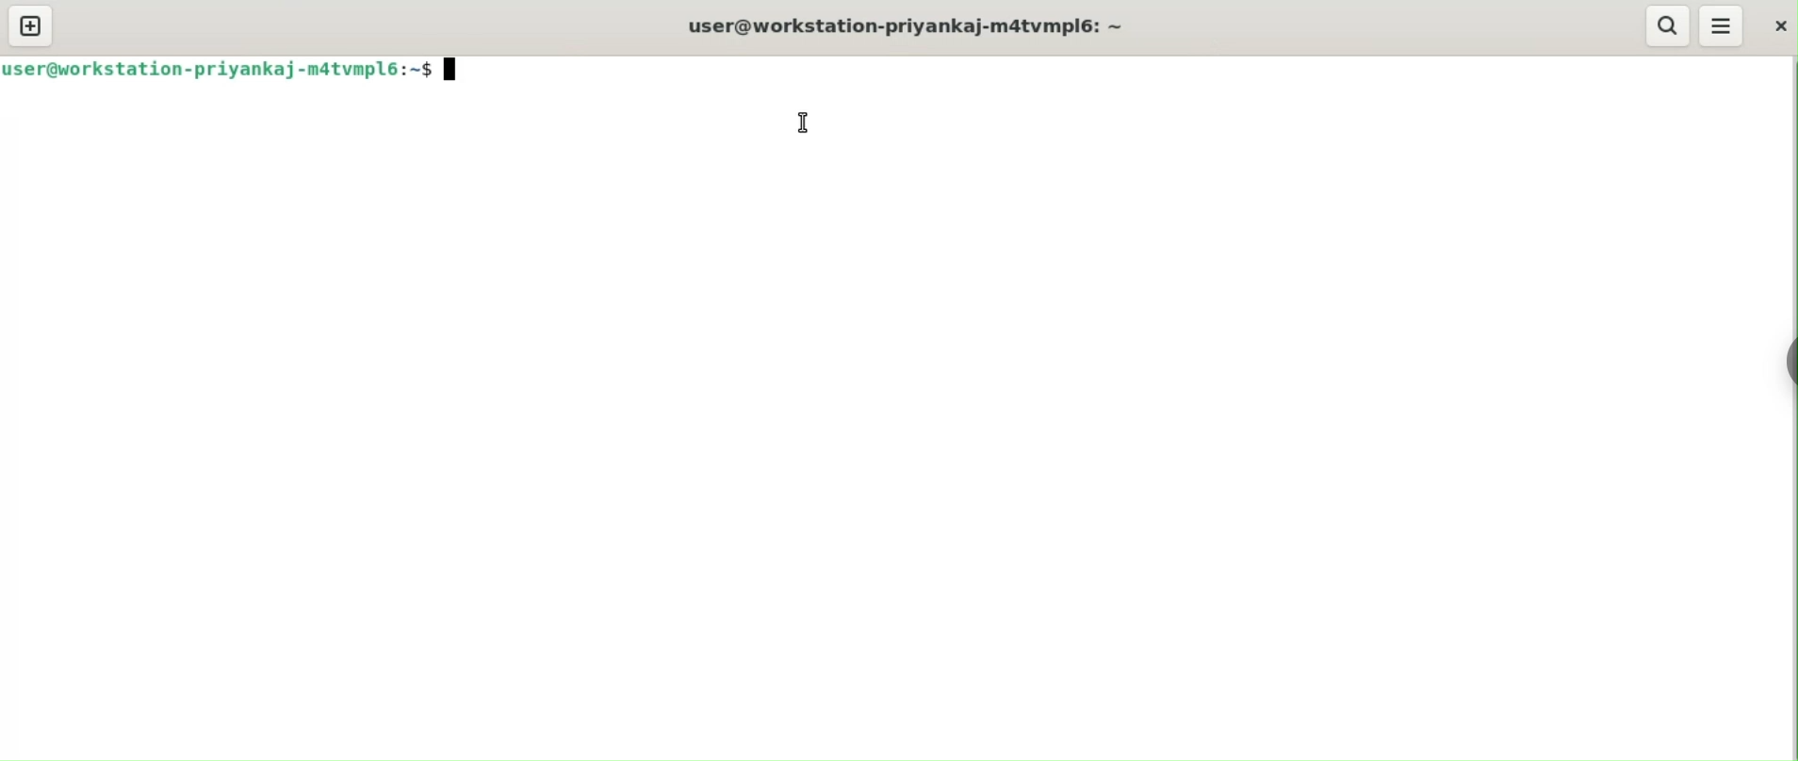 This screenshot has height=761, width=1798. Describe the element at coordinates (802, 122) in the screenshot. I see `cursor` at that location.